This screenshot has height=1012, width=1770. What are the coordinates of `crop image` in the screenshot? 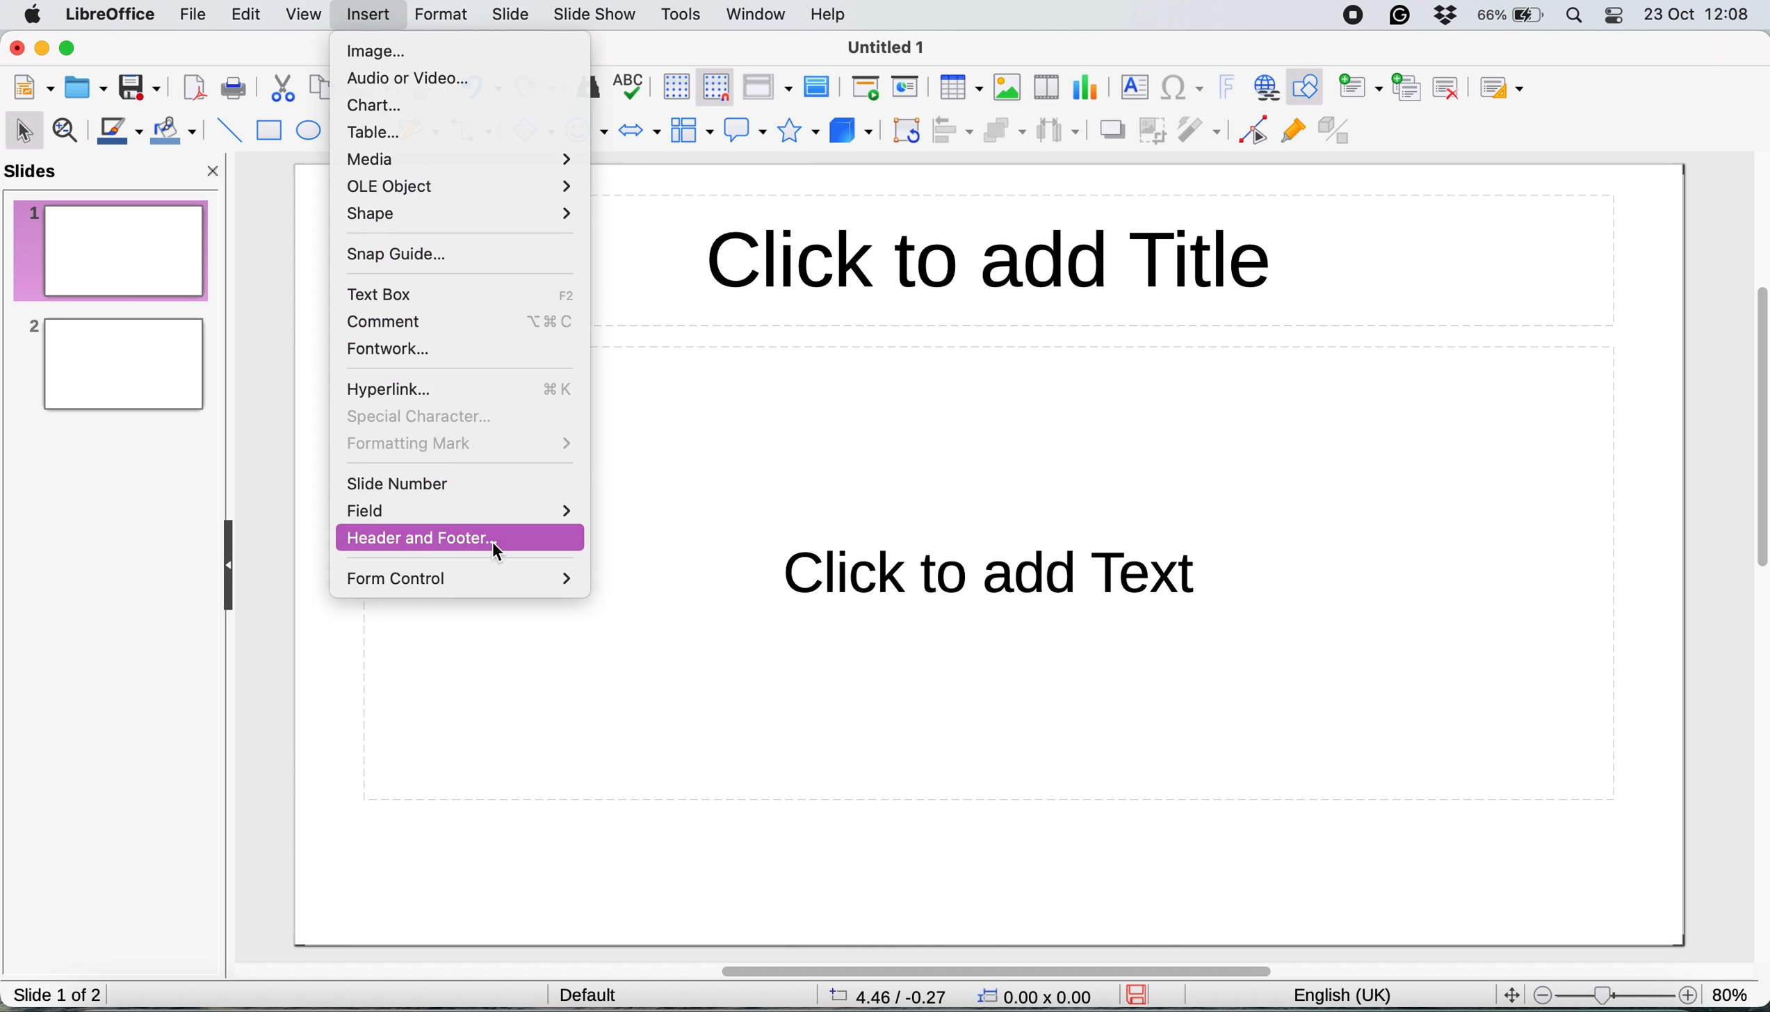 It's located at (1155, 129).